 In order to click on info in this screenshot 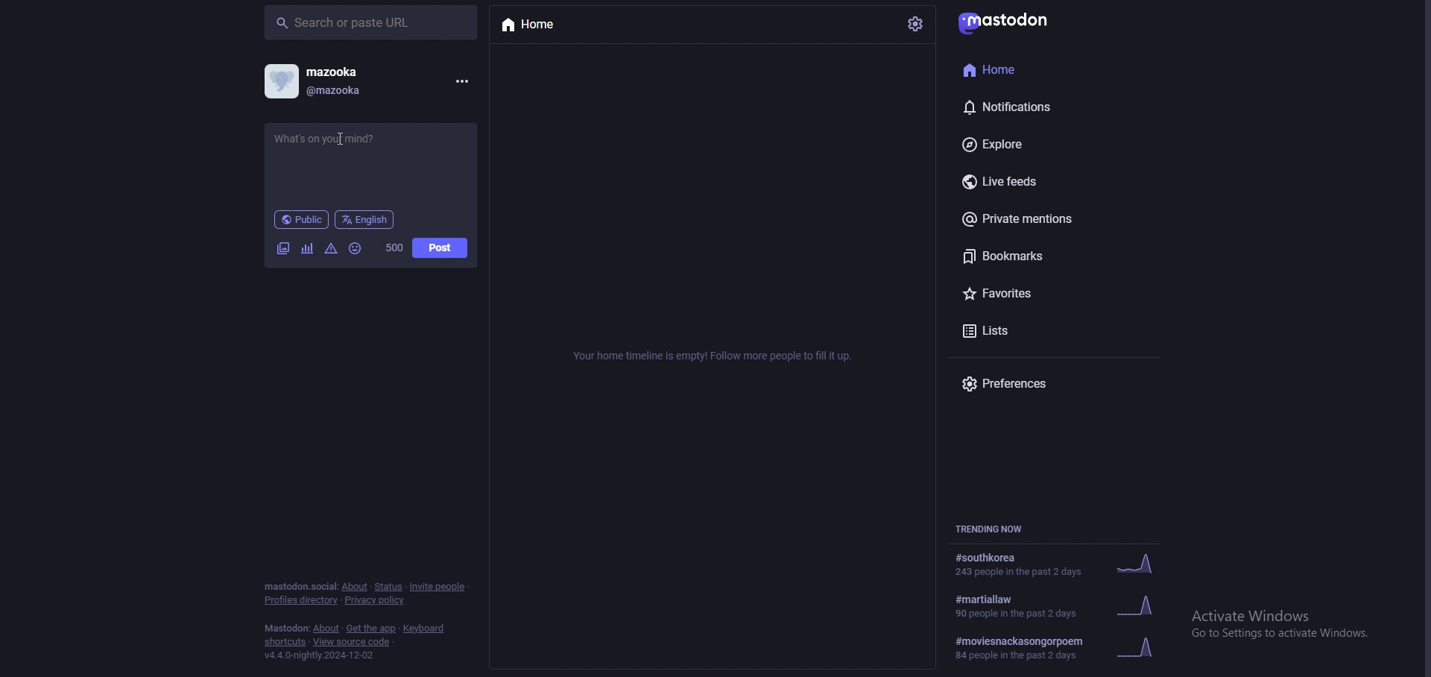, I will do `click(717, 354)`.